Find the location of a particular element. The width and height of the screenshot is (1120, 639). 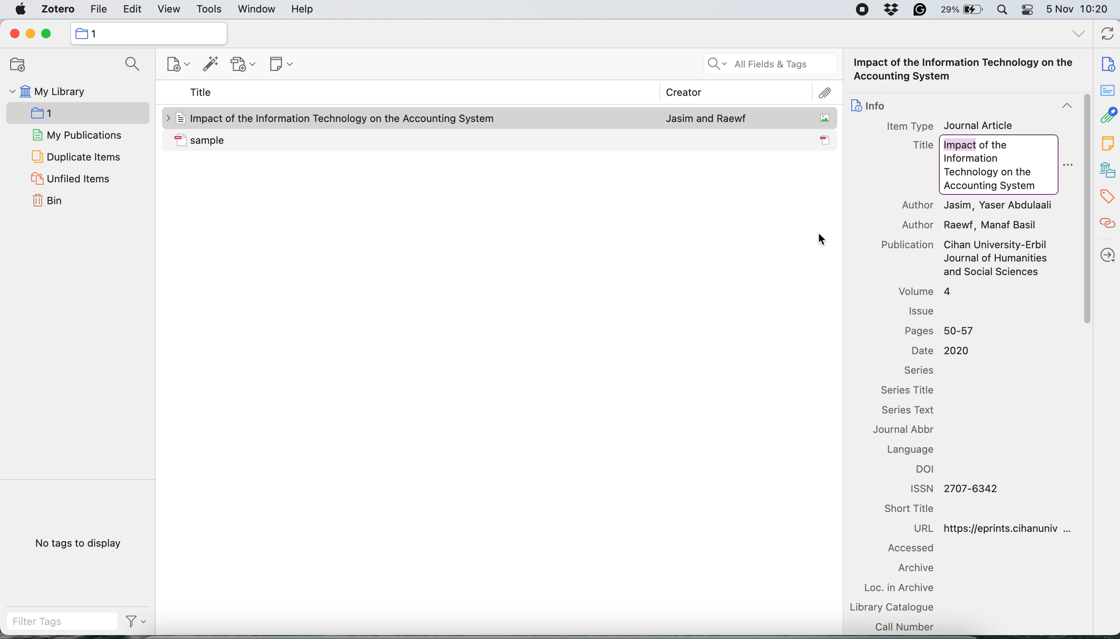

control center is located at coordinates (1029, 11).